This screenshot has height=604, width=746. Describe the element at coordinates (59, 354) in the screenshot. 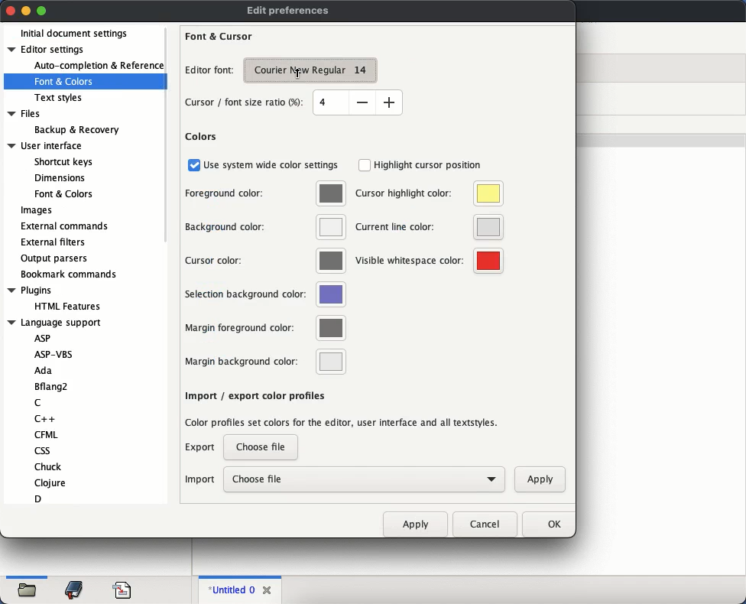

I see `ASP-VBS` at that location.